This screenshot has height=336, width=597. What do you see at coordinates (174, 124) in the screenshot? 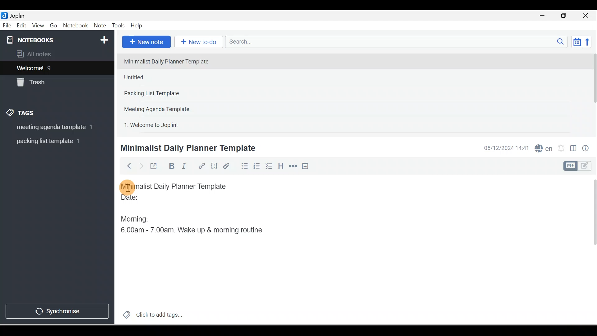
I see `Note 5` at bounding box center [174, 124].